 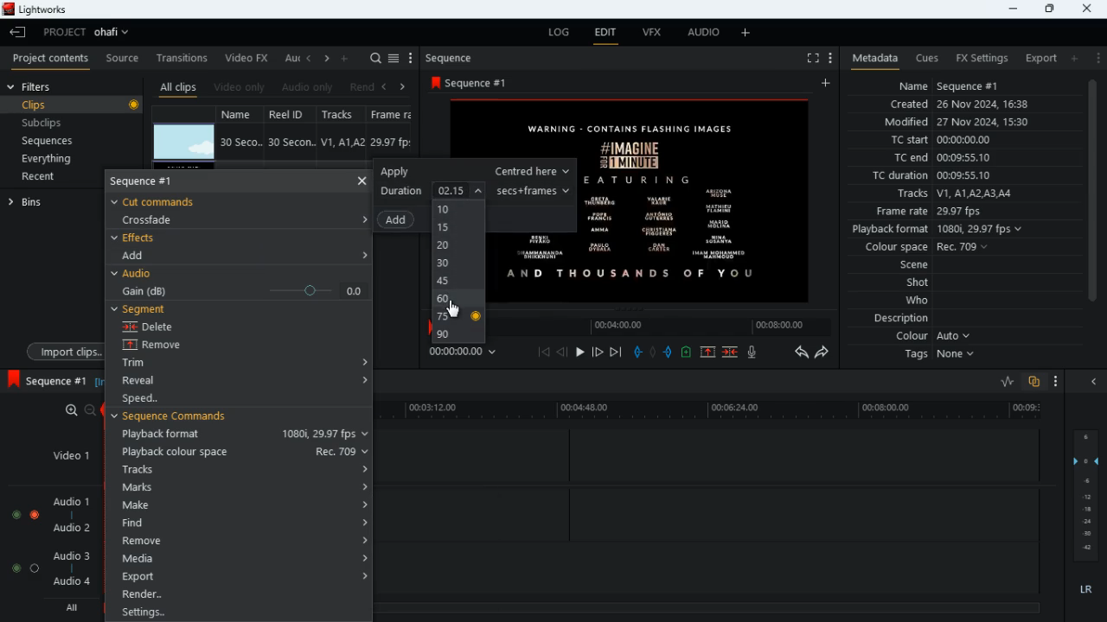 I want to click on sequence, so click(x=483, y=82).